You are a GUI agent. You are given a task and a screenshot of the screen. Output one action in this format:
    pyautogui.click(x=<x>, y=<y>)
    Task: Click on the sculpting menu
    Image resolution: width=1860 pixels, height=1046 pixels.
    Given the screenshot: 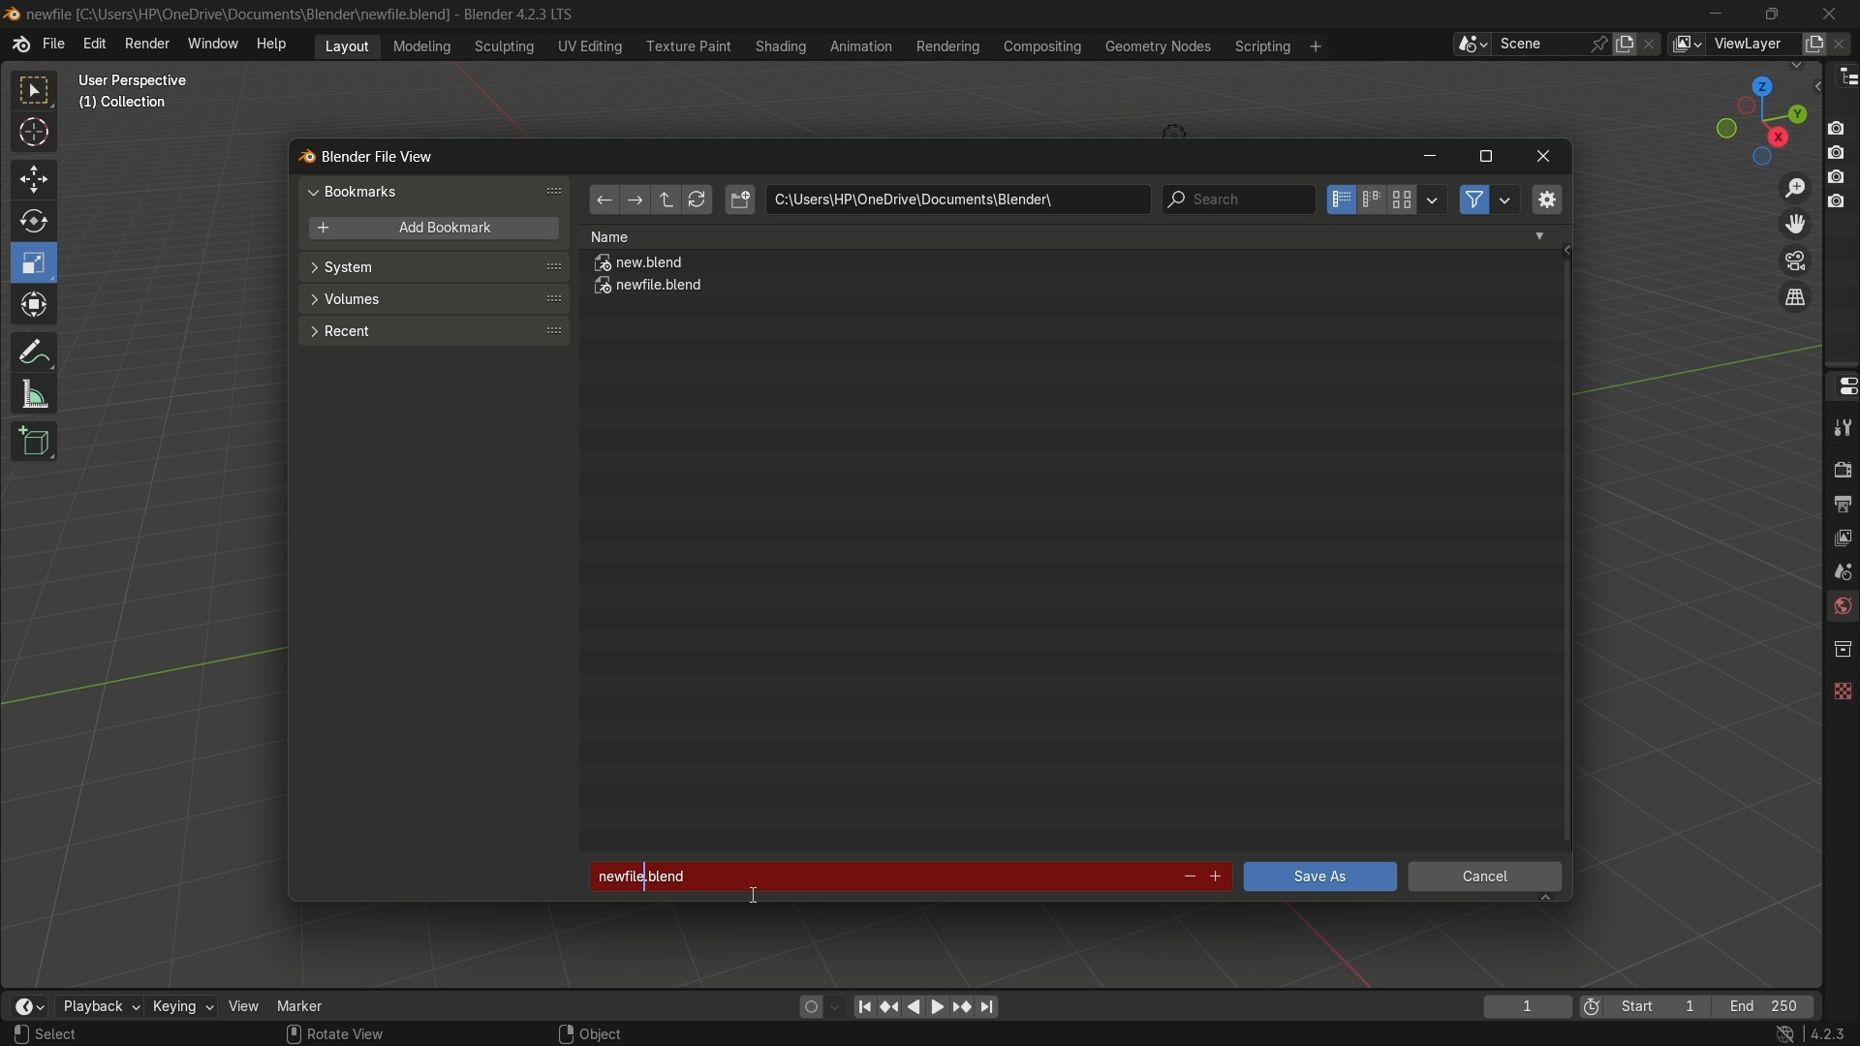 What is the action you would take?
    pyautogui.click(x=500, y=46)
    